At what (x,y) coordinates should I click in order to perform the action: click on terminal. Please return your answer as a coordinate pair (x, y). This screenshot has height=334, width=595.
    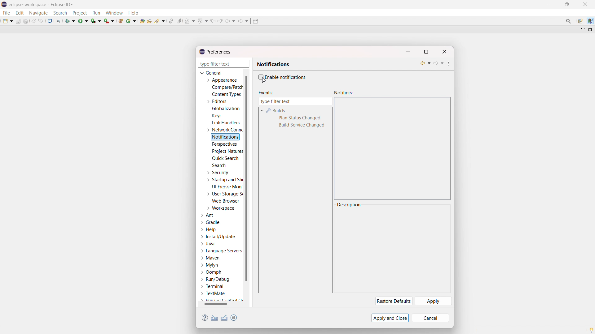
    Looking at the image, I should click on (213, 287).